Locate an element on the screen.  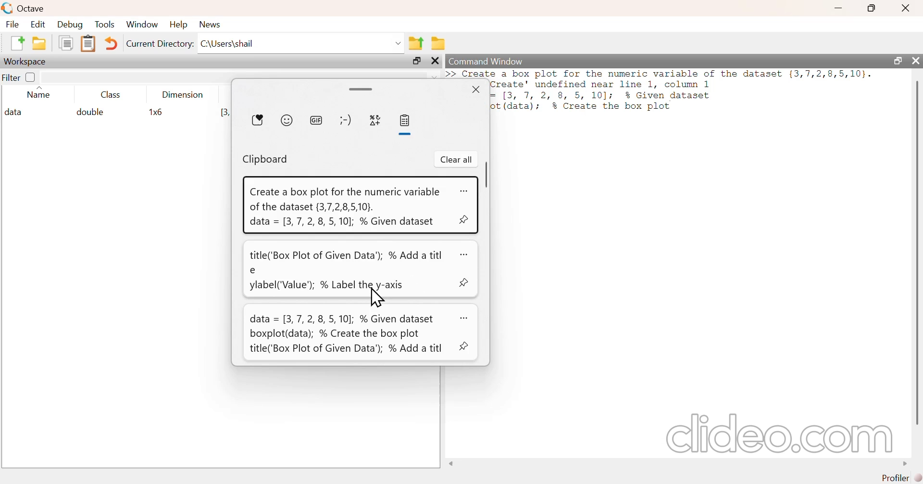
browse directories is located at coordinates (440, 44).